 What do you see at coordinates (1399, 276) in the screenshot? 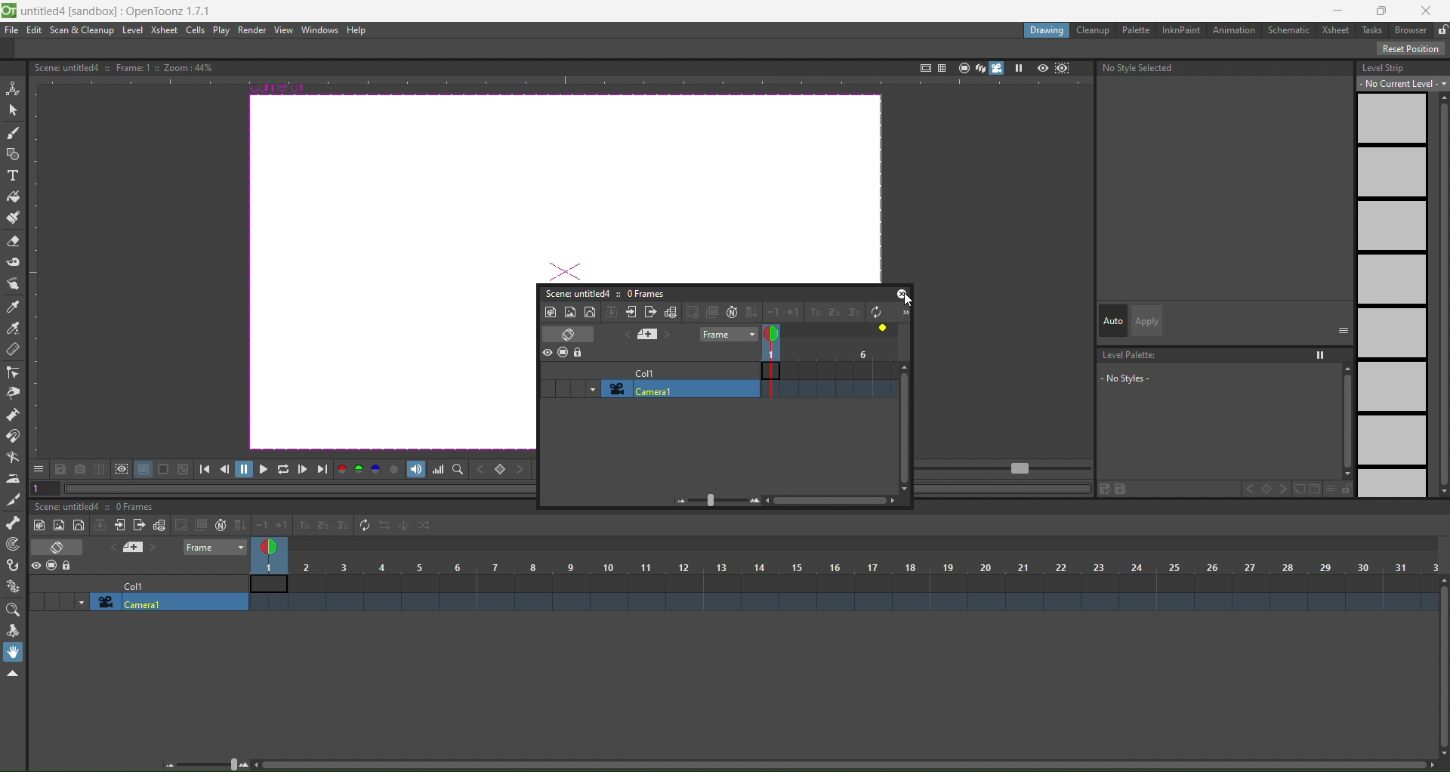
I see `level strip` at bounding box center [1399, 276].